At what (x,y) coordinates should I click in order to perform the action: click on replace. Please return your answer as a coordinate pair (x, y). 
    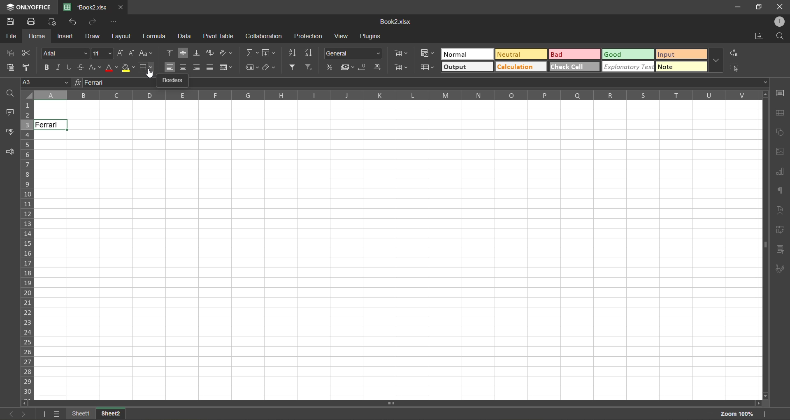
    Looking at the image, I should click on (734, 53).